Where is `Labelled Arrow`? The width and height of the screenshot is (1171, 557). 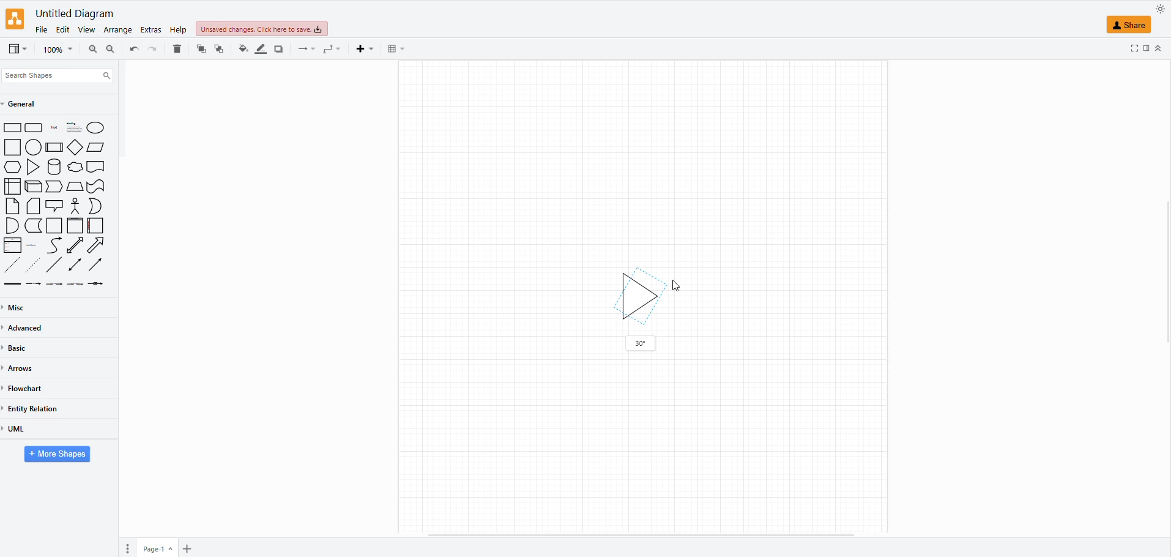
Labelled Arrow is located at coordinates (54, 284).